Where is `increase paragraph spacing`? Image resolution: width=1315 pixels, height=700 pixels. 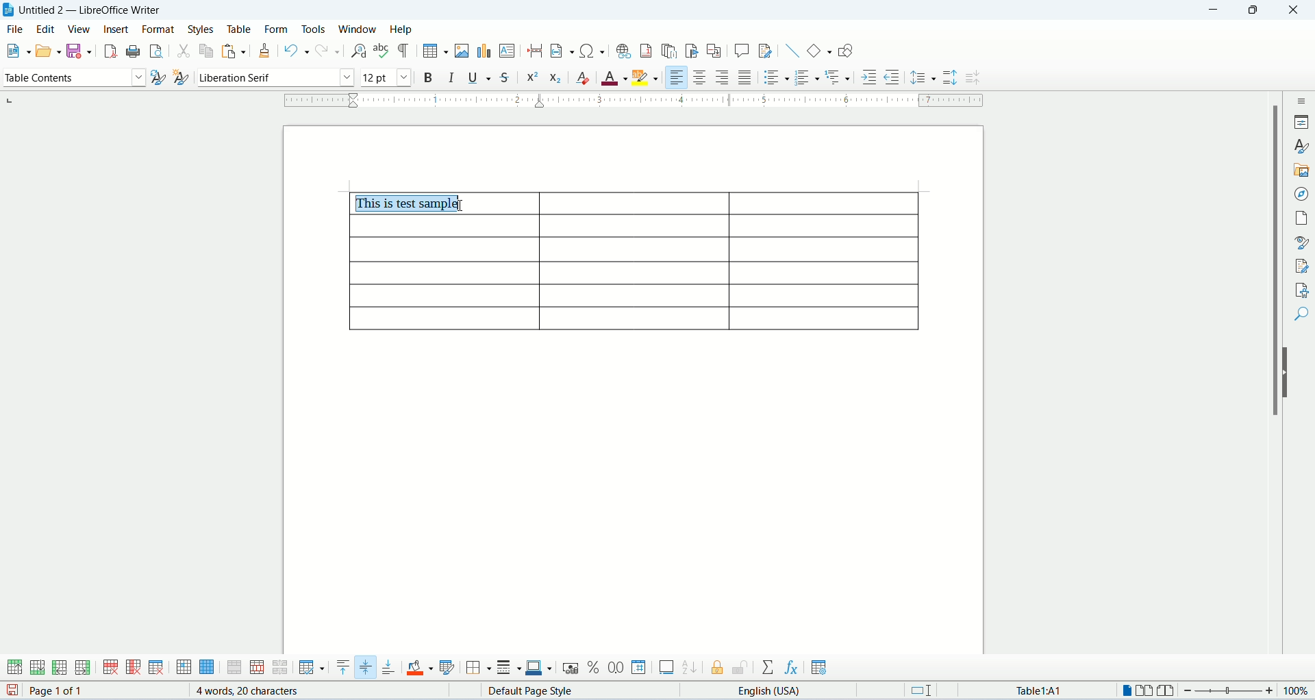 increase paragraph spacing is located at coordinates (951, 78).